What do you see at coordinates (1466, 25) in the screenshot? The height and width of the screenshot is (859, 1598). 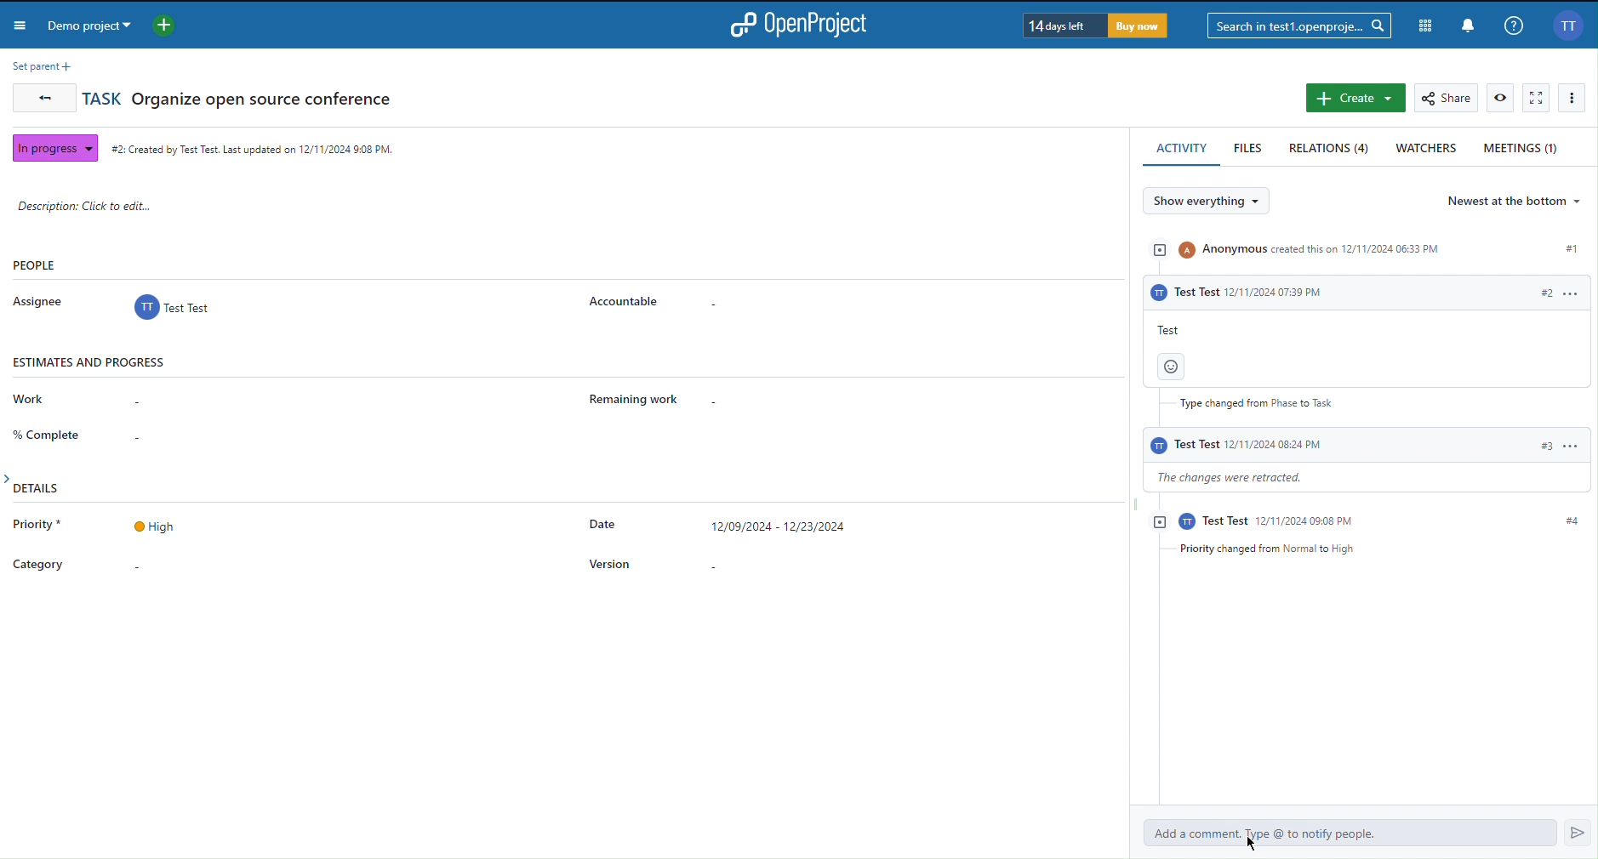 I see `Notifications` at bounding box center [1466, 25].